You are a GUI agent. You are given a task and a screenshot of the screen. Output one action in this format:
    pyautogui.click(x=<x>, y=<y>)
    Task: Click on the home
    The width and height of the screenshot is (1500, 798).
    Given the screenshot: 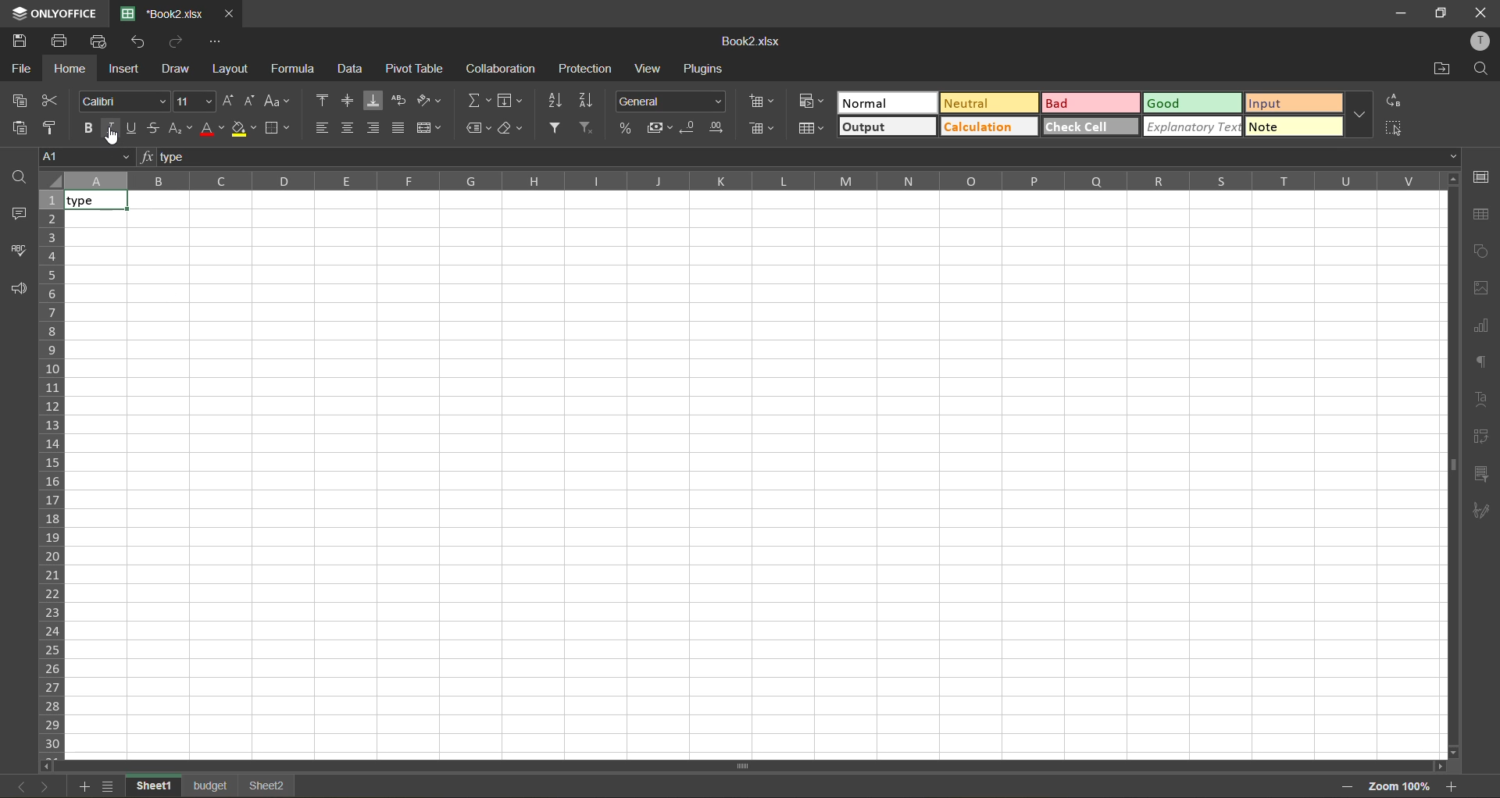 What is the action you would take?
    pyautogui.click(x=70, y=69)
    